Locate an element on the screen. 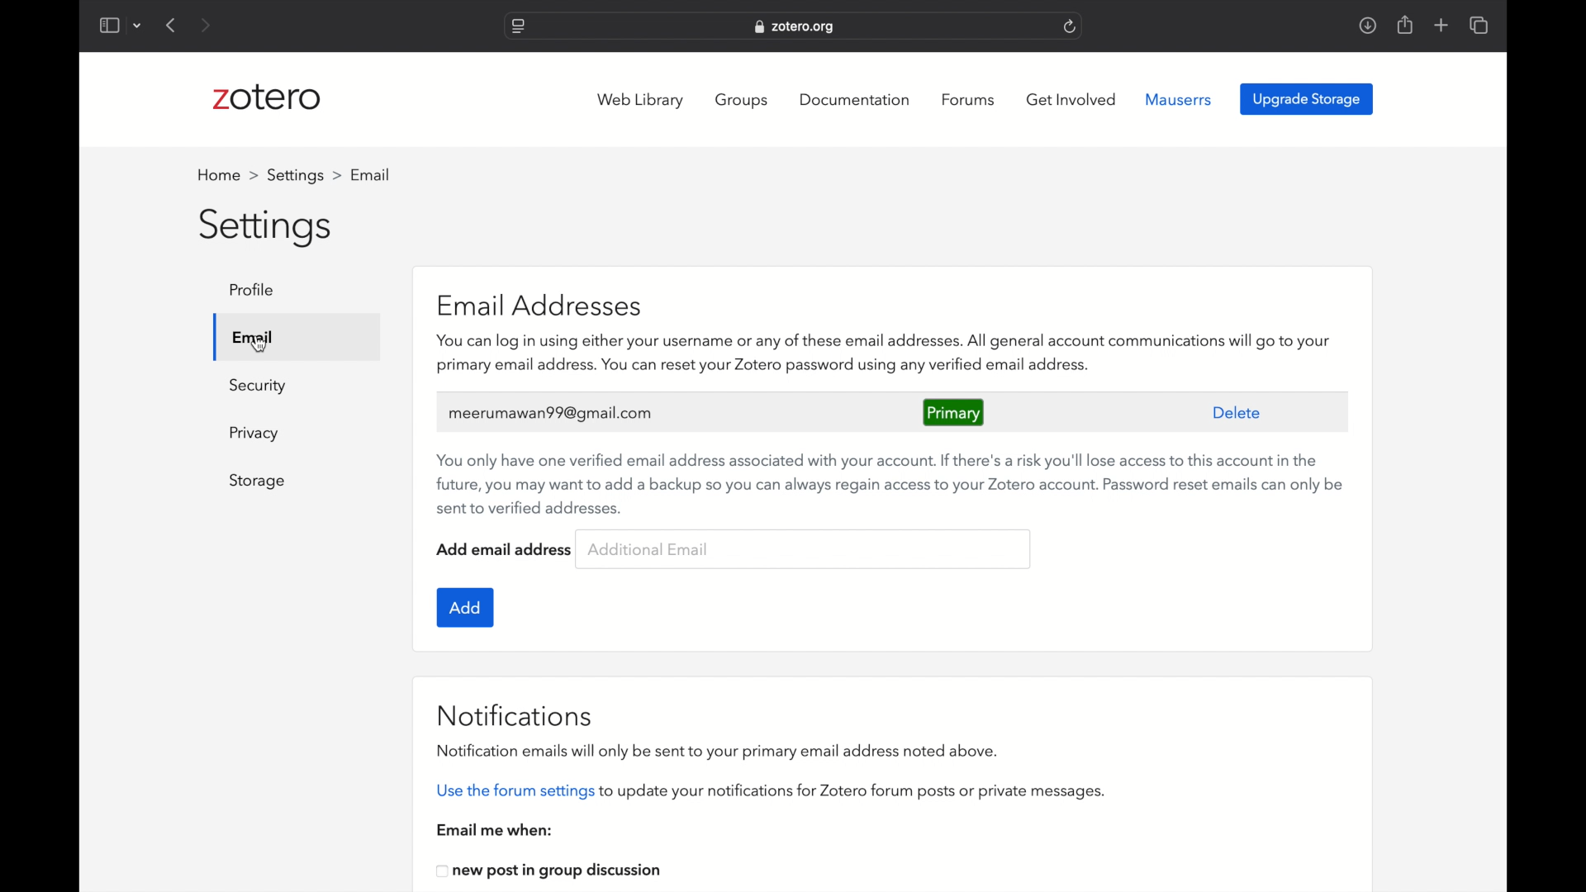 This screenshot has width=1586, height=892. share is located at coordinates (1406, 26).